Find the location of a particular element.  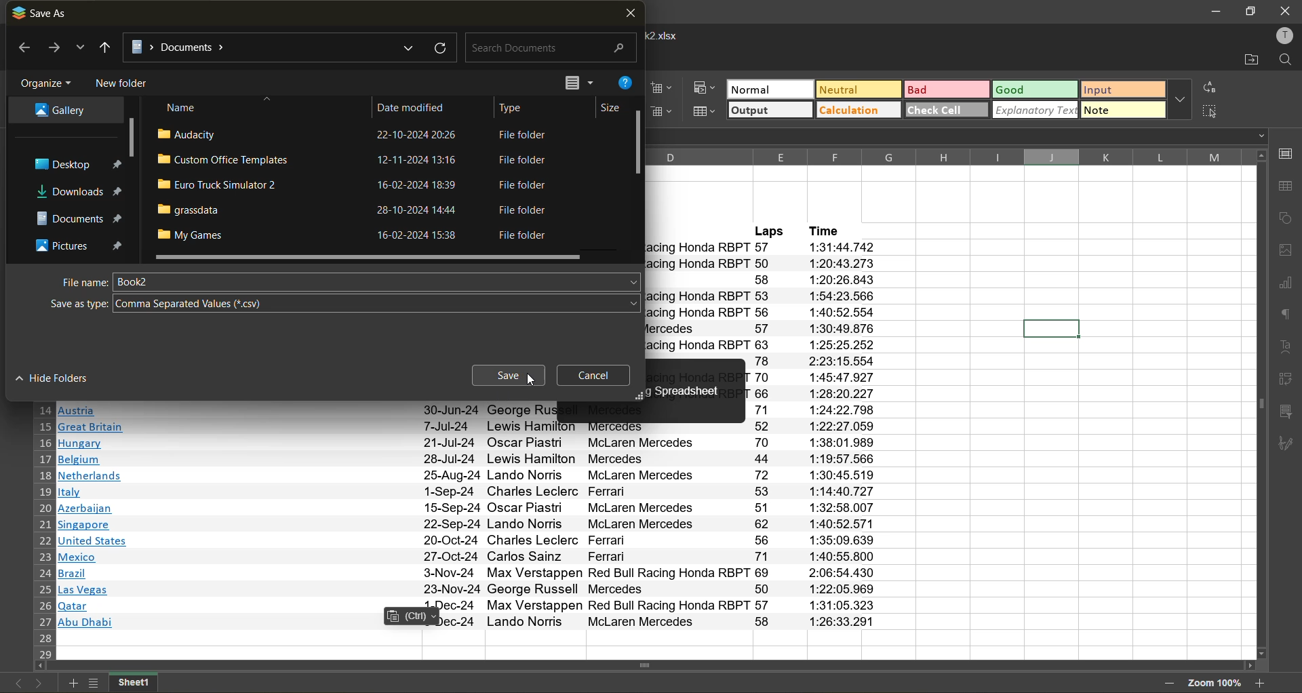

input is located at coordinates (1123, 89).